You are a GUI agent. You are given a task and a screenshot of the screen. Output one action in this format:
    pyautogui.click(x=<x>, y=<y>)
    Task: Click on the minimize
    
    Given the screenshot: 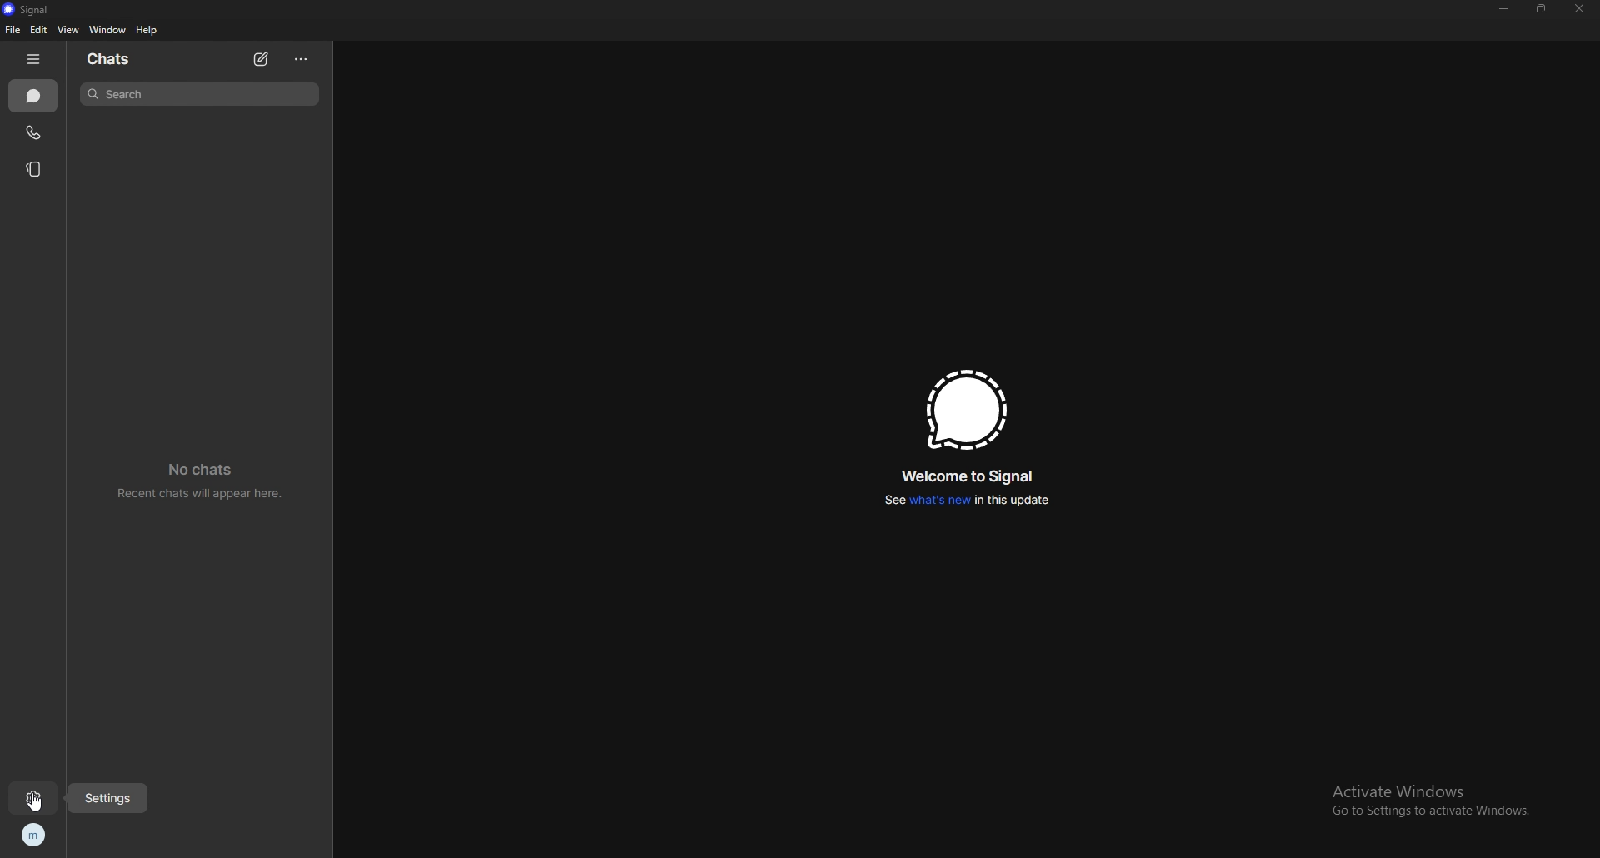 What is the action you would take?
    pyautogui.click(x=1505, y=8)
    